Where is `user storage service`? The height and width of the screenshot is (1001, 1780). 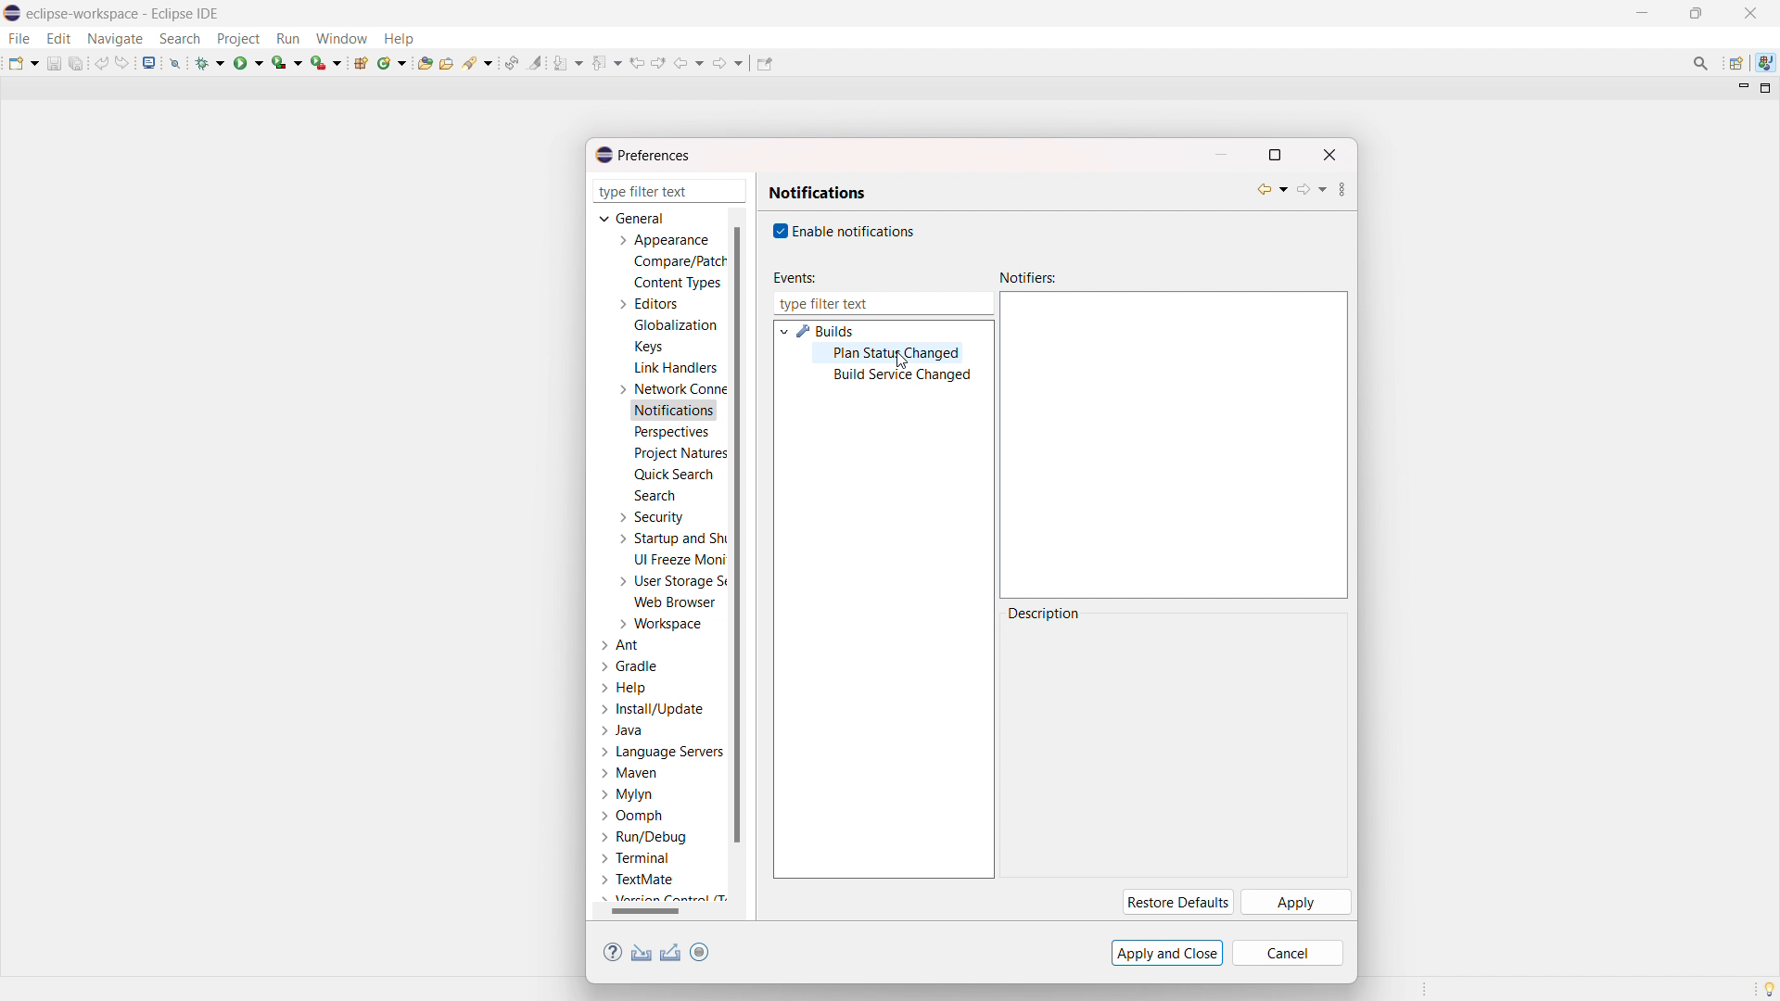
user storage service is located at coordinates (668, 580).